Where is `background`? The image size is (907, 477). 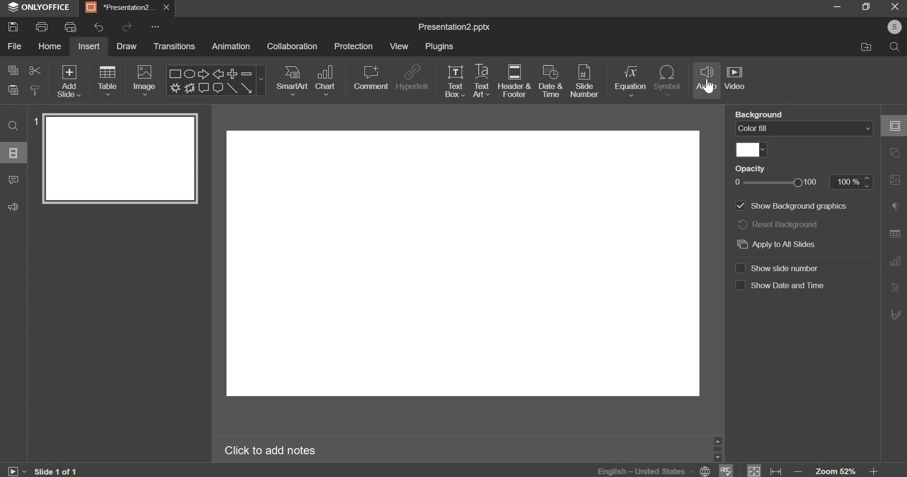
background is located at coordinates (758, 115).